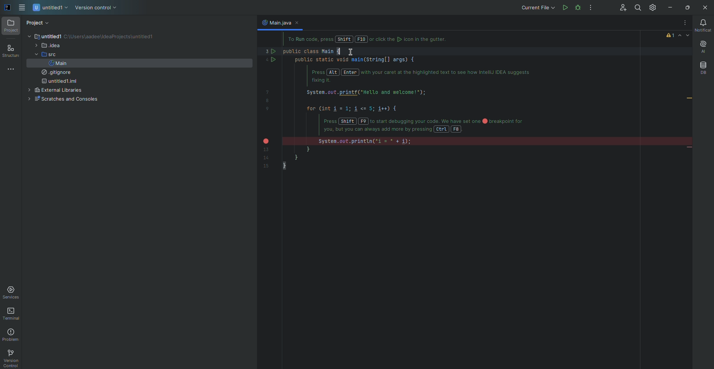 The height and width of the screenshot is (369, 714). Describe the element at coordinates (637, 8) in the screenshot. I see `Find` at that location.